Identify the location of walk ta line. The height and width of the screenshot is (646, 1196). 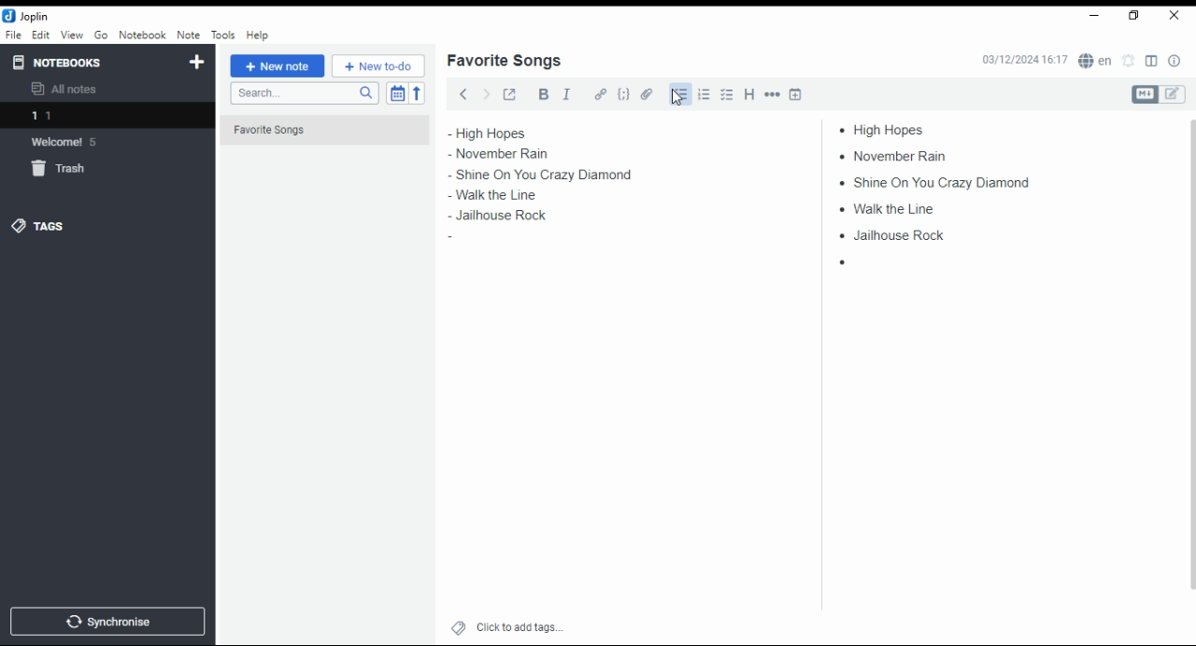
(486, 196).